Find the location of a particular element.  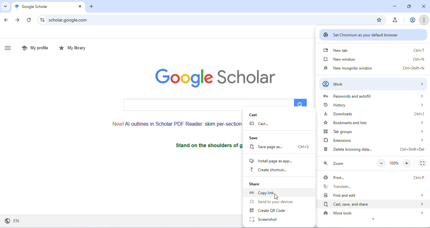

zoom out is located at coordinates (381, 164).